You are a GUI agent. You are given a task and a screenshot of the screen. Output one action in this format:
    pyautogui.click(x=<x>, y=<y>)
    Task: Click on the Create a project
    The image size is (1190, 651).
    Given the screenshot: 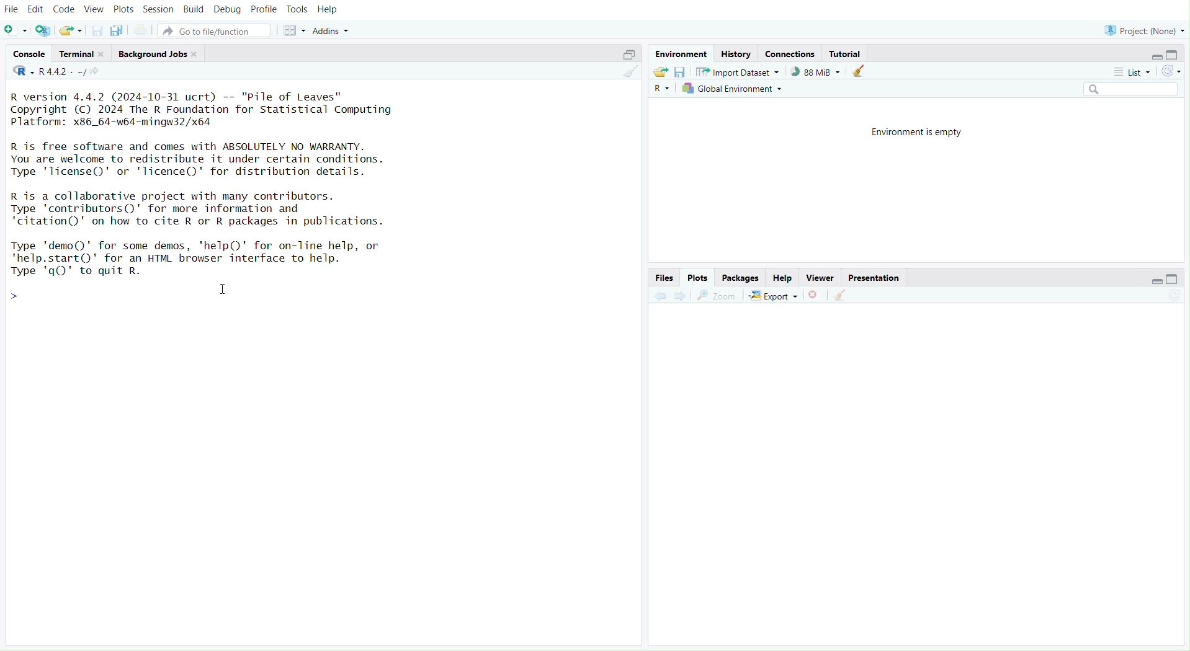 What is the action you would take?
    pyautogui.click(x=44, y=28)
    